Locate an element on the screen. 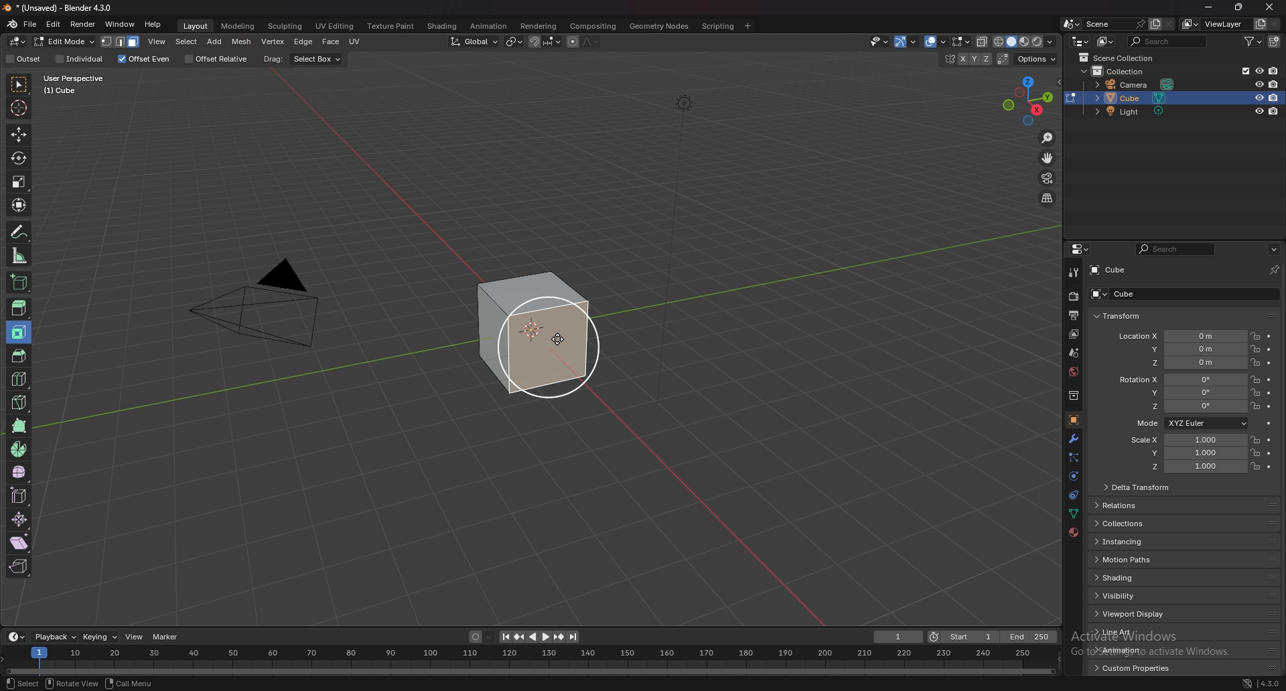 The height and width of the screenshot is (691, 1286). jump to endpoint is located at coordinates (504, 637).